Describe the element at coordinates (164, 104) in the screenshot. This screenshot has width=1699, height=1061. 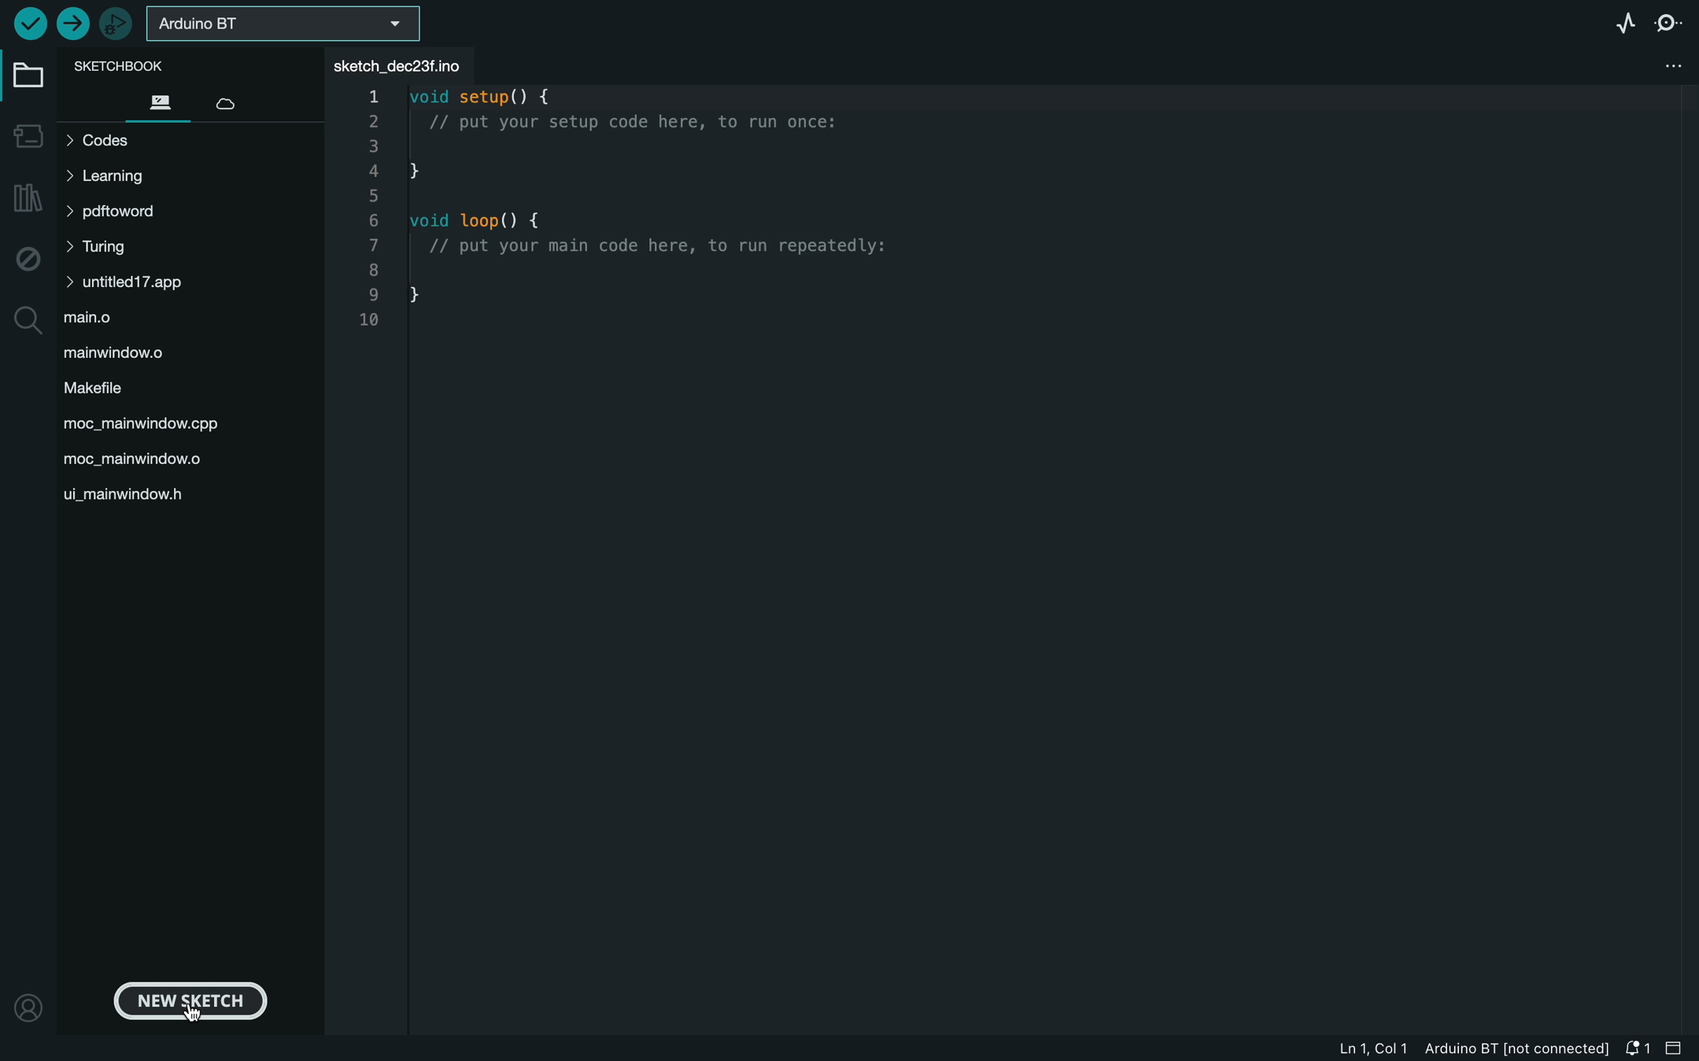
I see `folder` at that location.